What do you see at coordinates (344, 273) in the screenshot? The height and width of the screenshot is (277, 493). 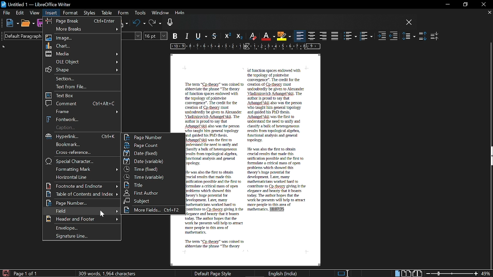 I see `Standard selection` at bounding box center [344, 273].